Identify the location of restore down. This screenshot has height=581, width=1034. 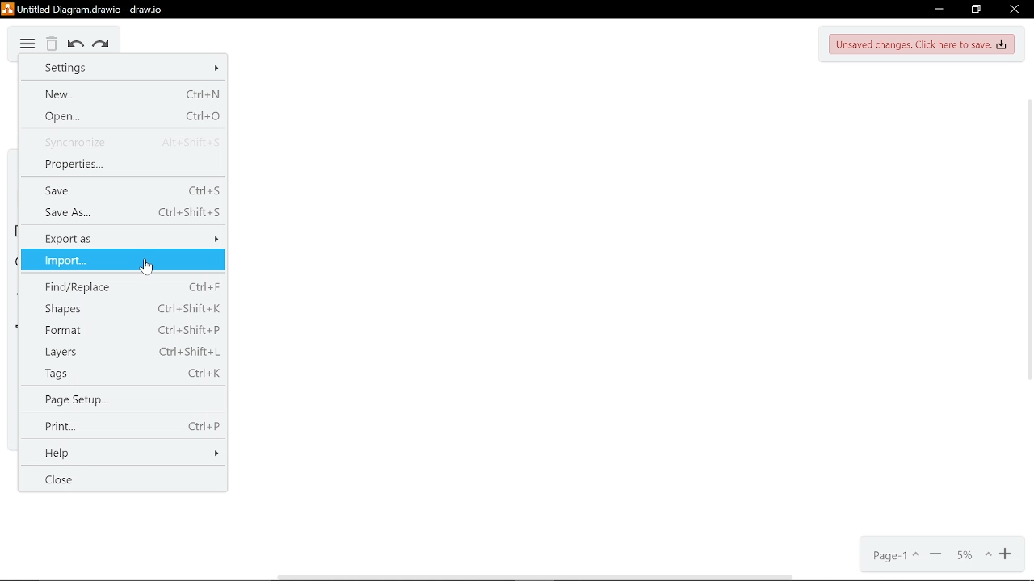
(977, 10).